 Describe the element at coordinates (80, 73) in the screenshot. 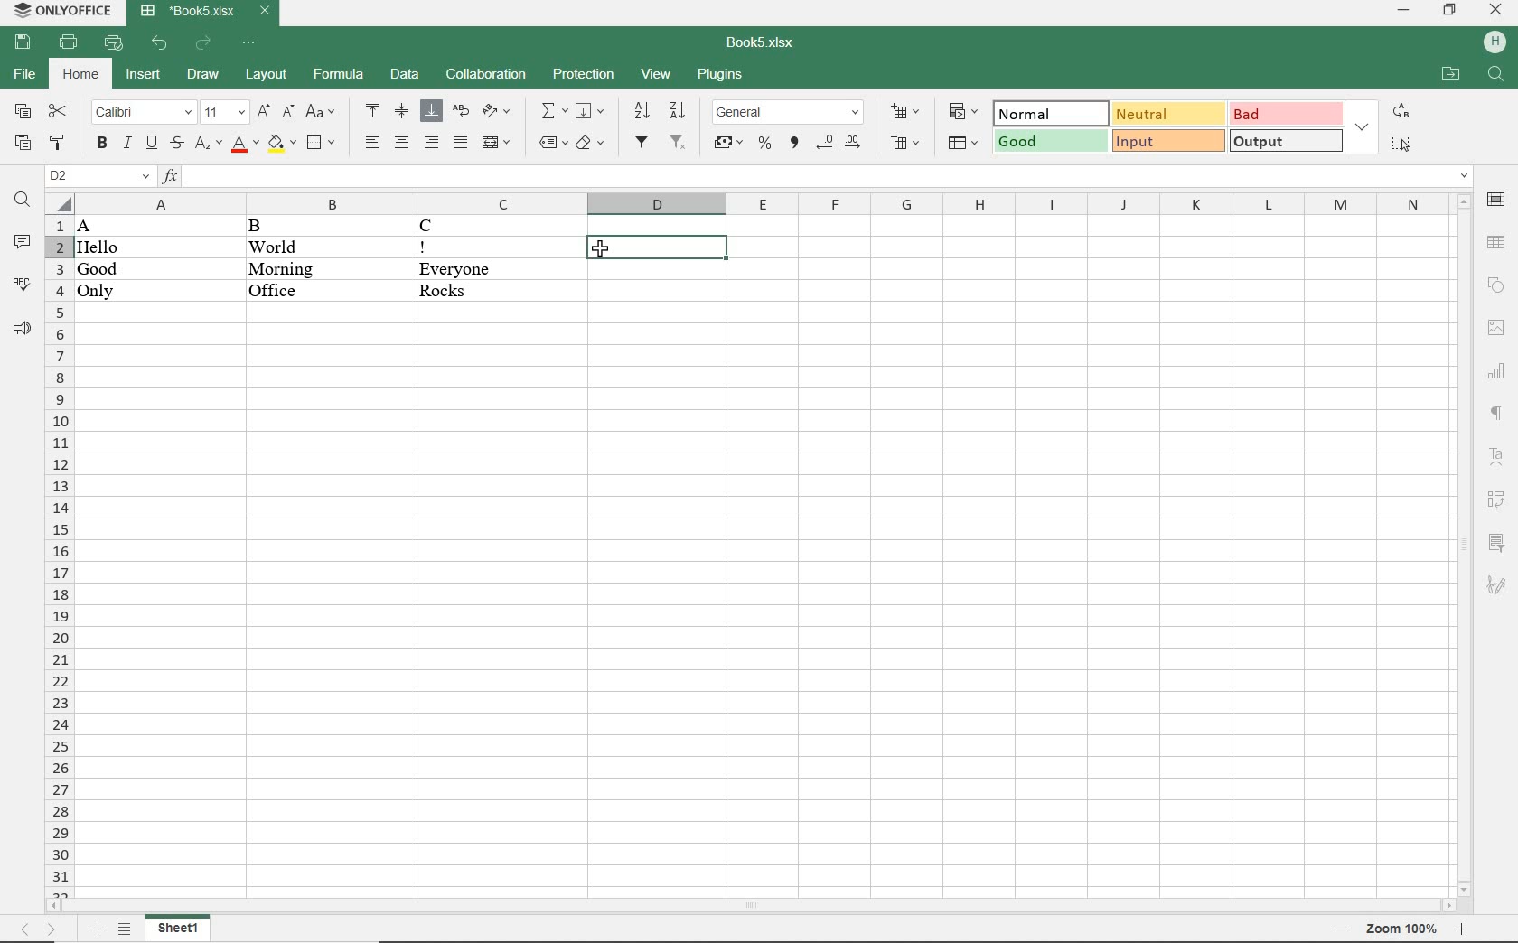

I see `home` at that location.